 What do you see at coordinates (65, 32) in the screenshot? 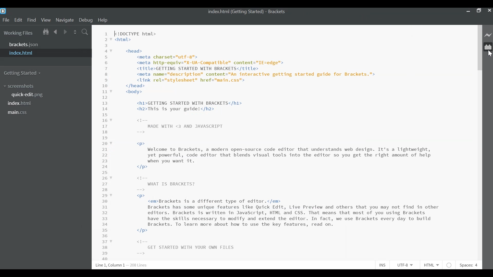
I see `Navigate Forward` at bounding box center [65, 32].